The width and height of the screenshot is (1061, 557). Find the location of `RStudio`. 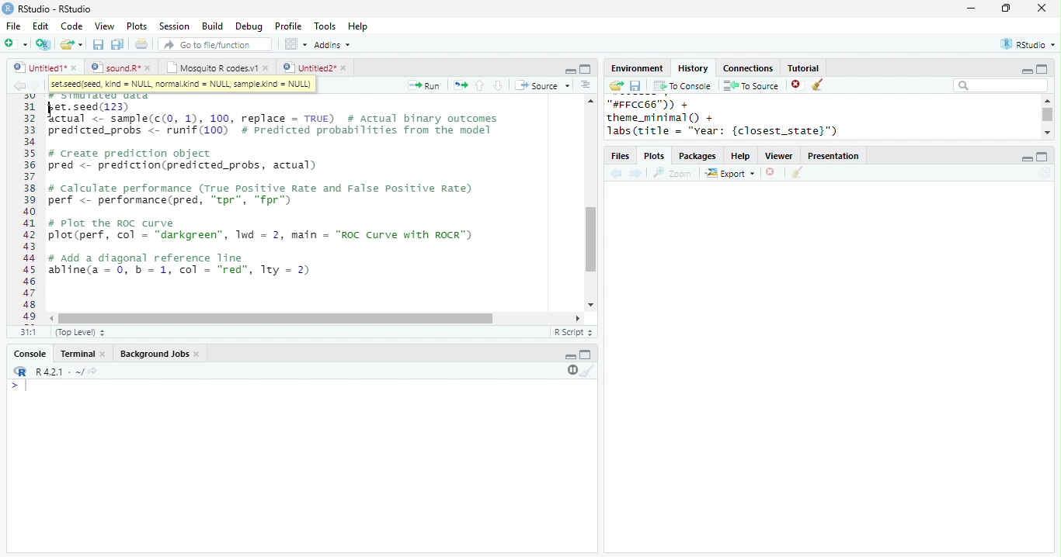

RStudio is located at coordinates (1030, 43).